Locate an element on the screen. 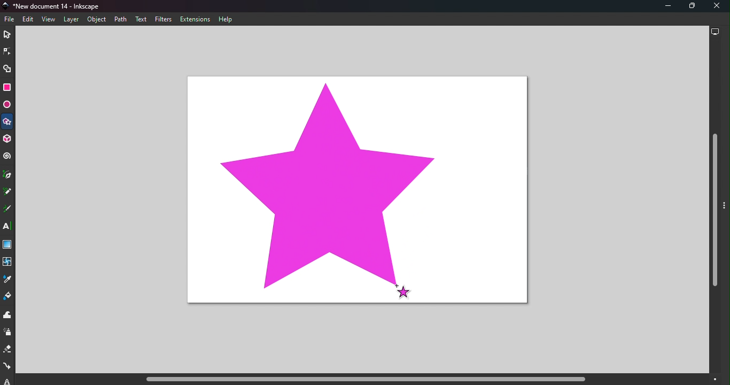  Close is located at coordinates (717, 6).